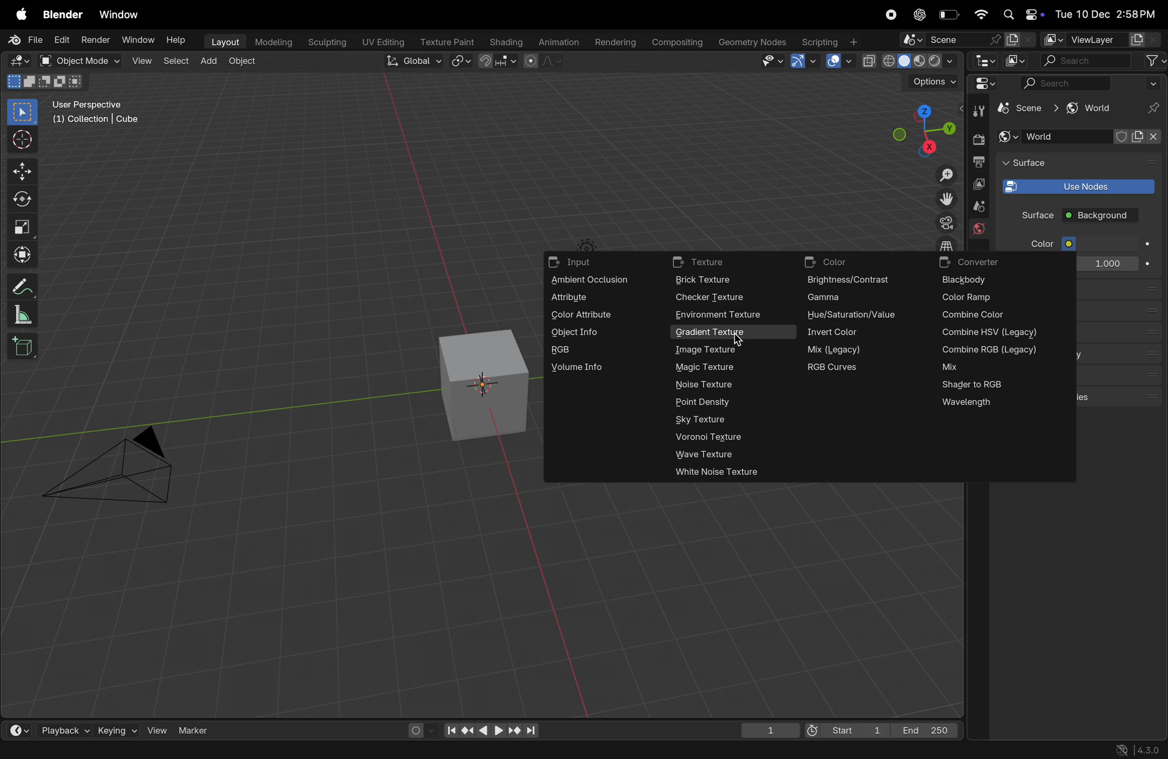 The width and height of the screenshot is (1168, 759). Describe the element at coordinates (838, 62) in the screenshot. I see `Show overlays` at that location.